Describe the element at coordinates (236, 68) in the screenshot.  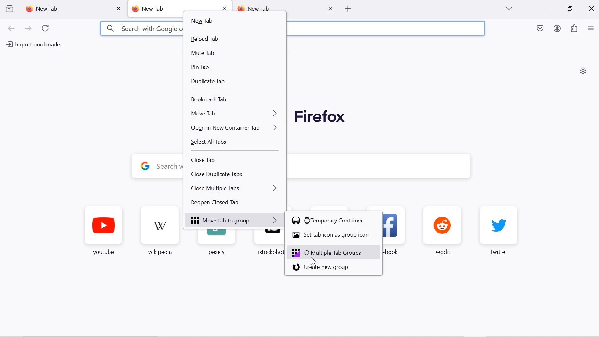
I see `pin tab` at that location.